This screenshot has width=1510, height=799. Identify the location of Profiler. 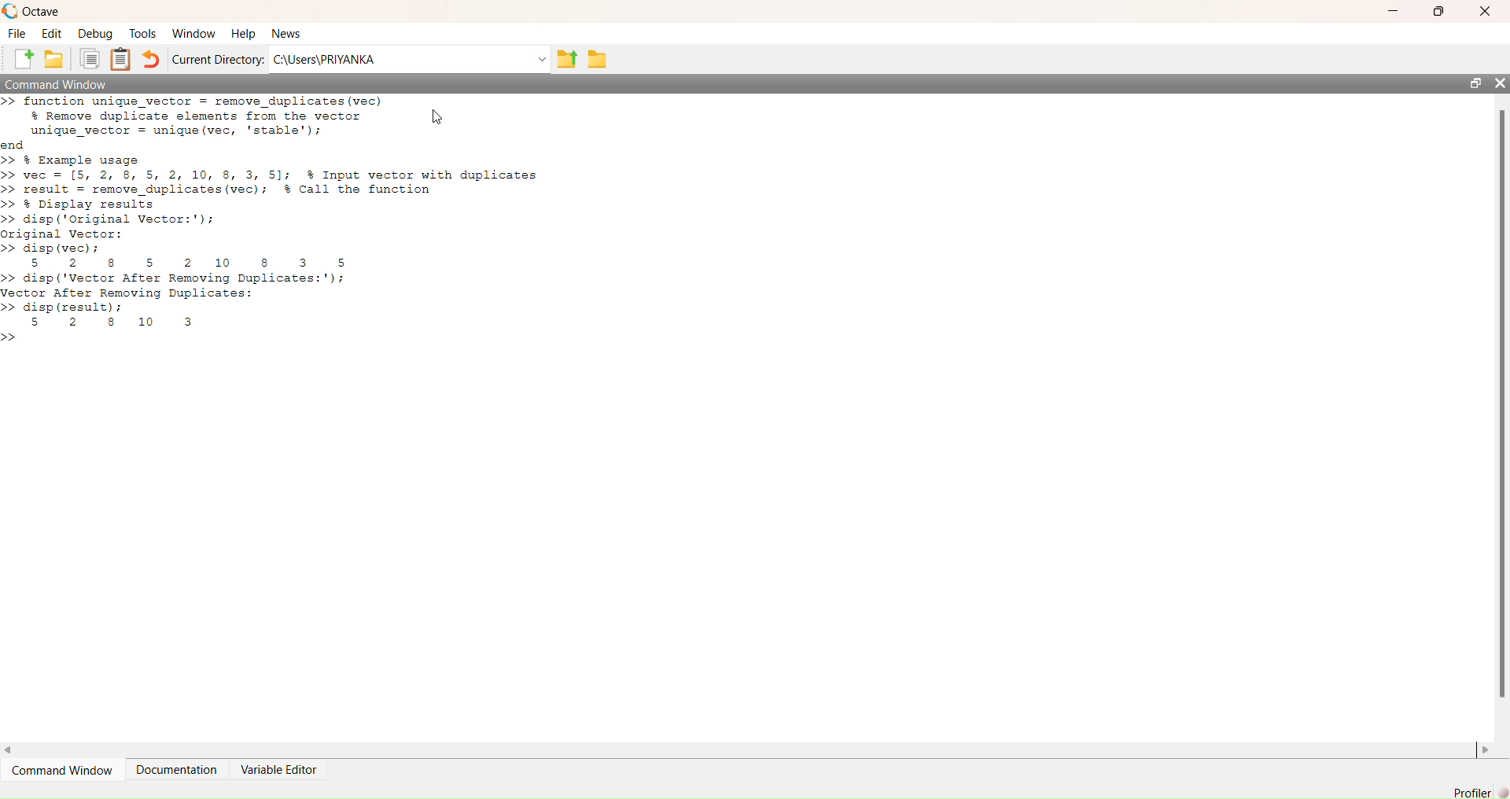
(1481, 792).